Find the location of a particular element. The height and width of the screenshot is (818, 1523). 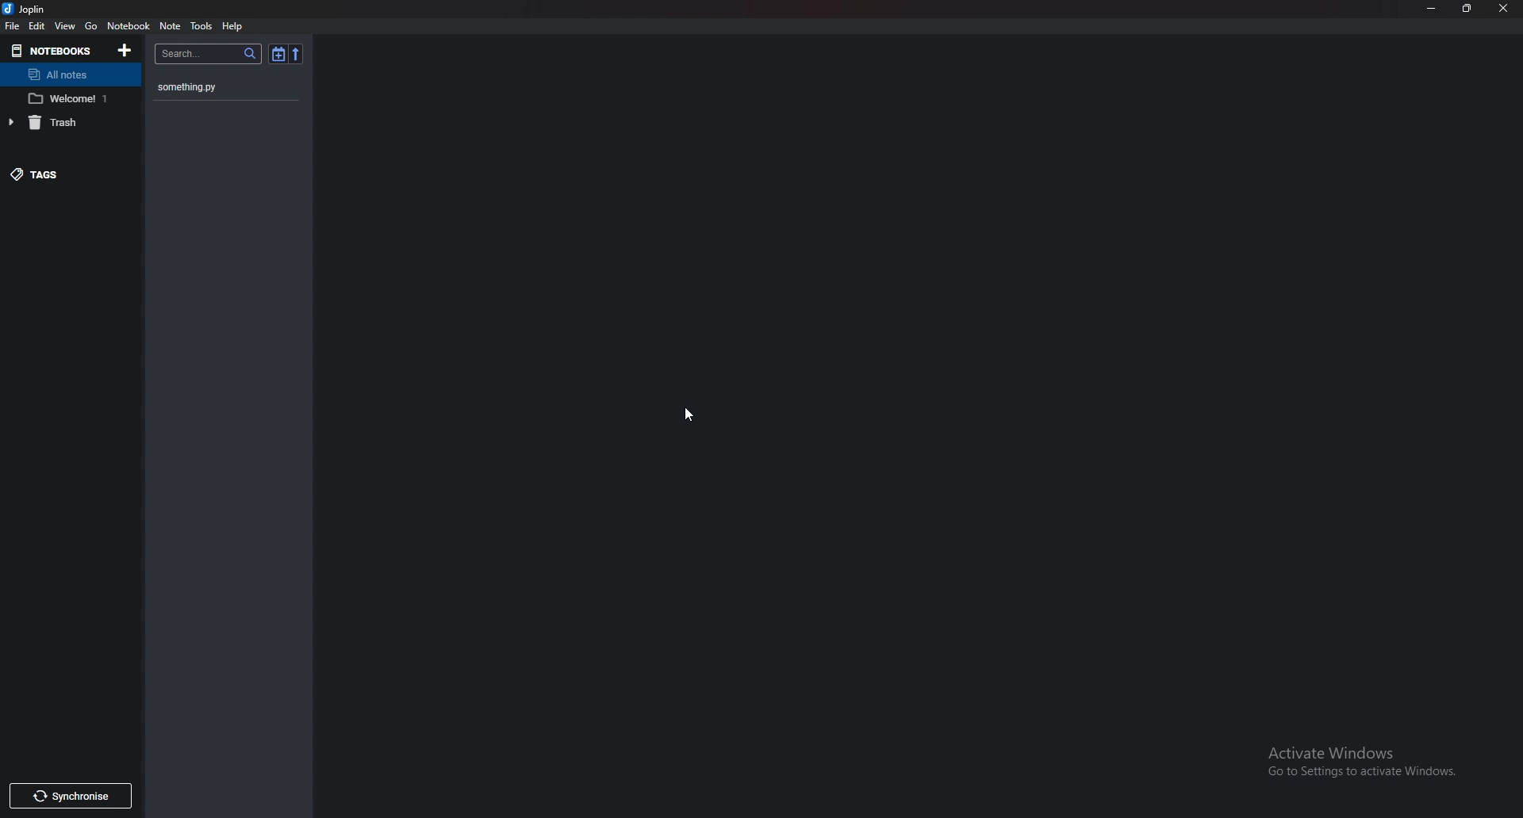

Toggle sort order is located at coordinates (276, 53).